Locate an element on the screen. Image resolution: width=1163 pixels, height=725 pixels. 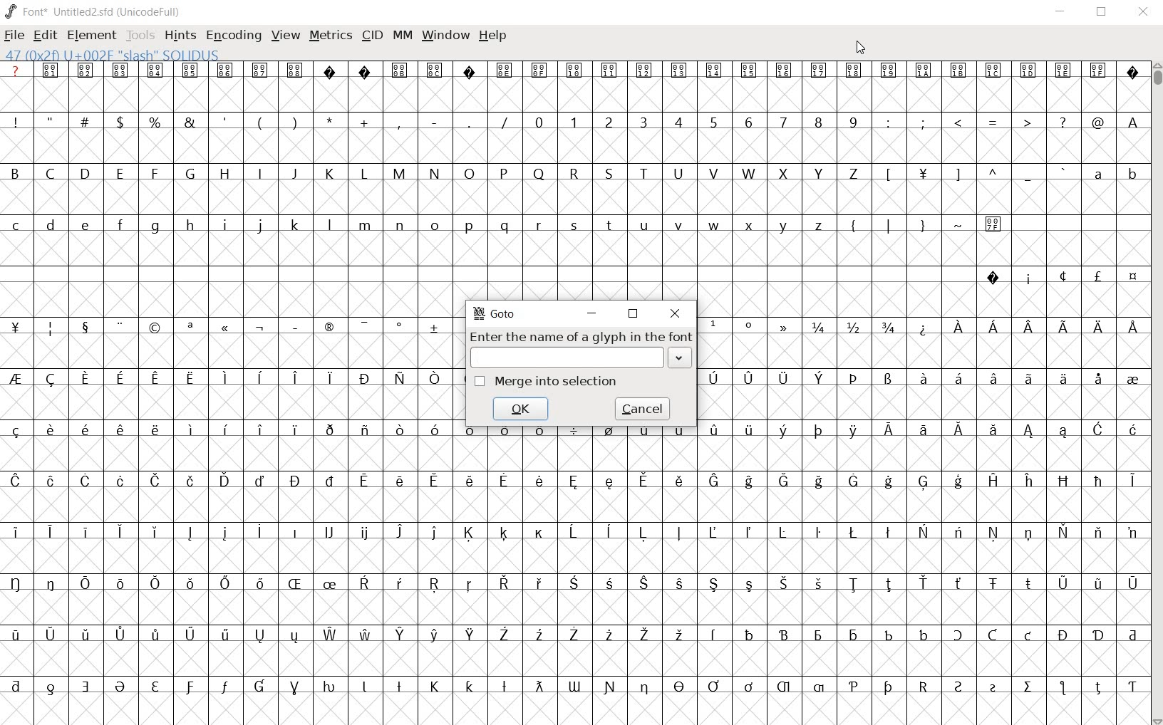
small letters a - b is located at coordinates (1107, 174).